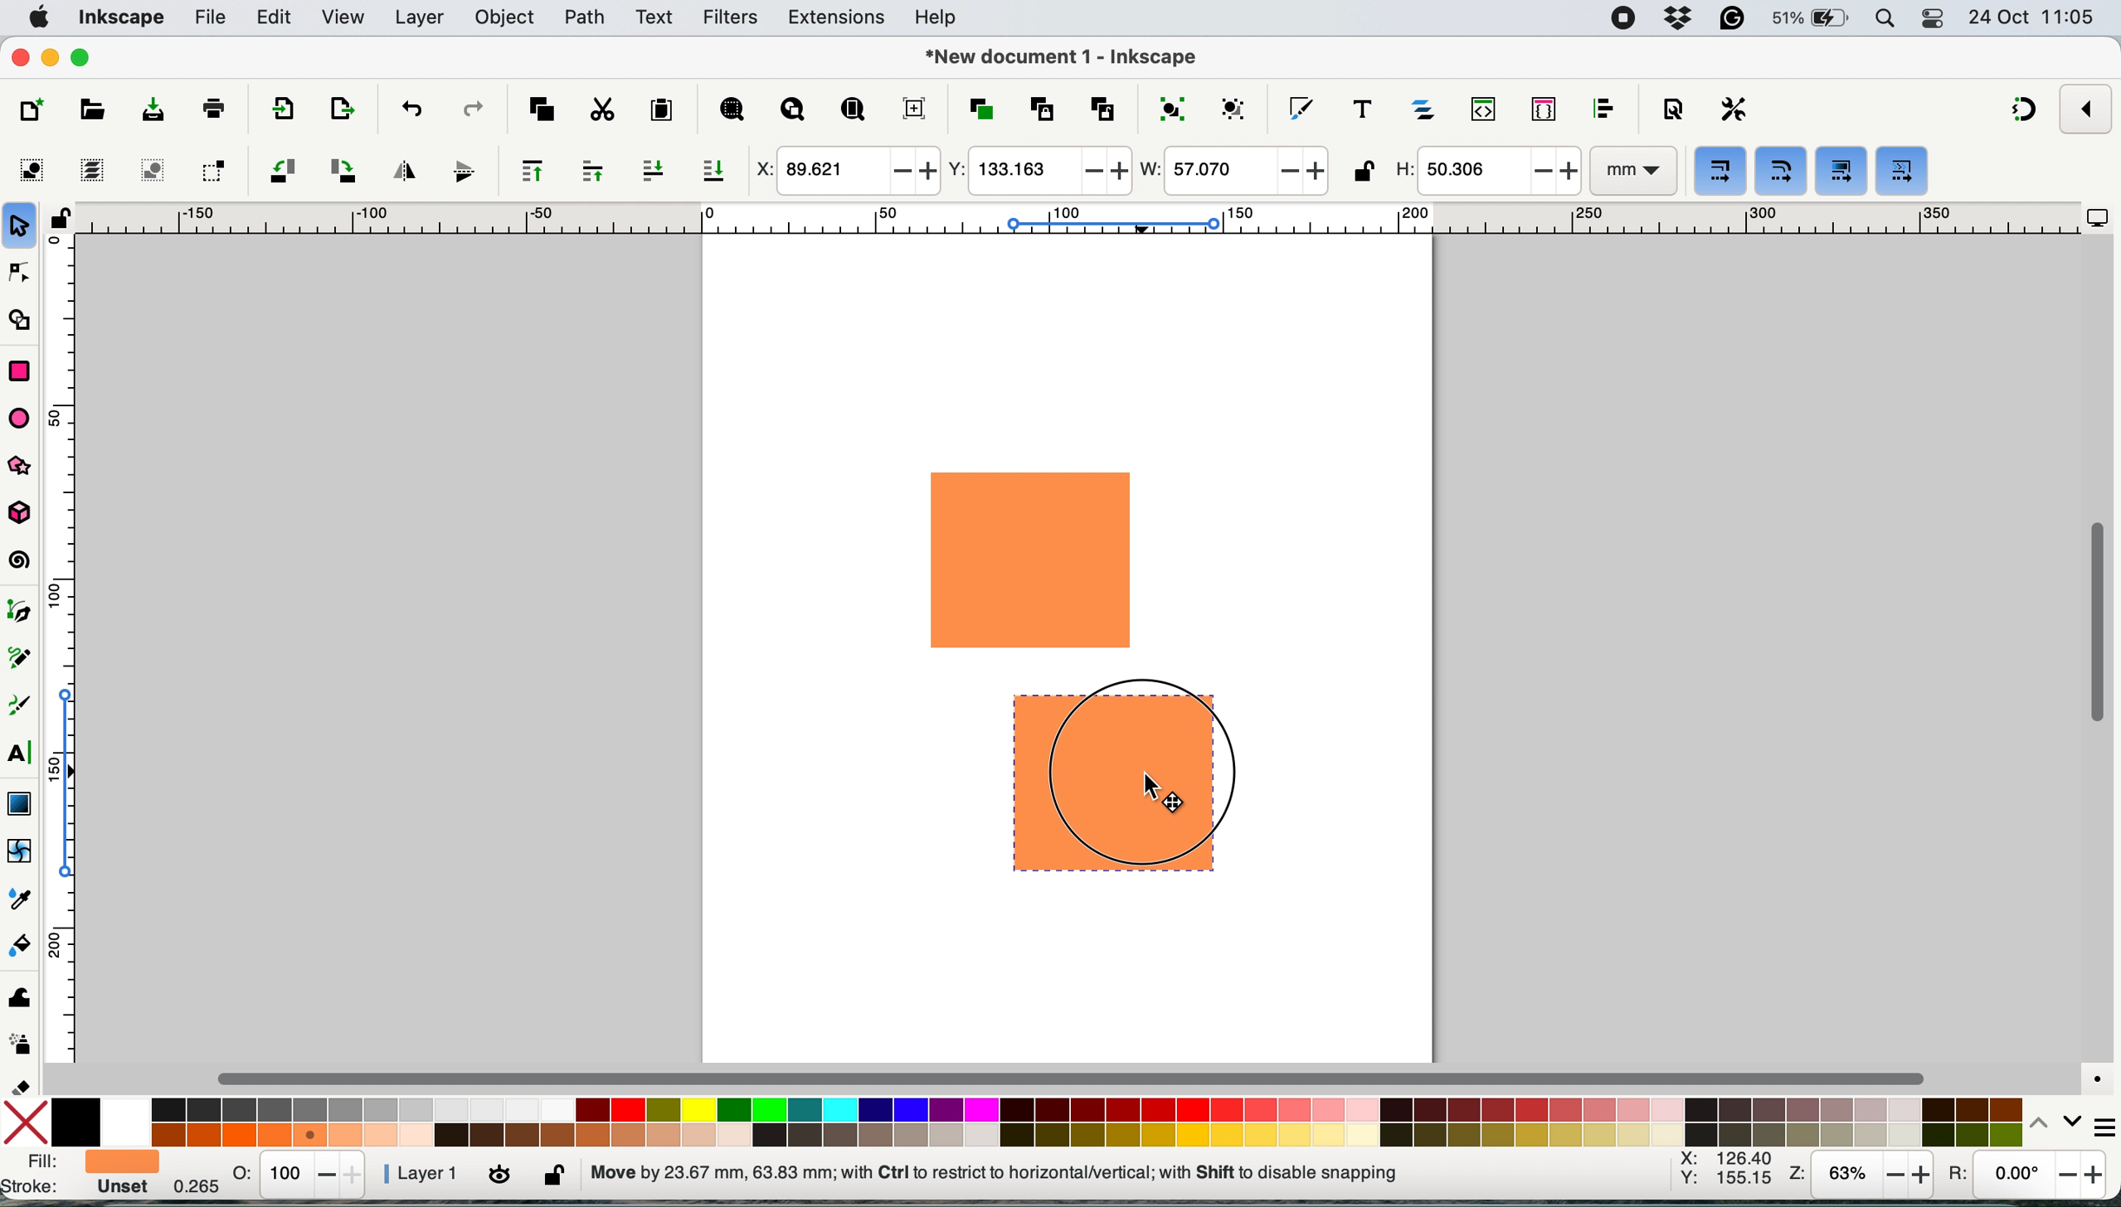 The height and width of the screenshot is (1207, 2121). I want to click on maximise, so click(85, 56).